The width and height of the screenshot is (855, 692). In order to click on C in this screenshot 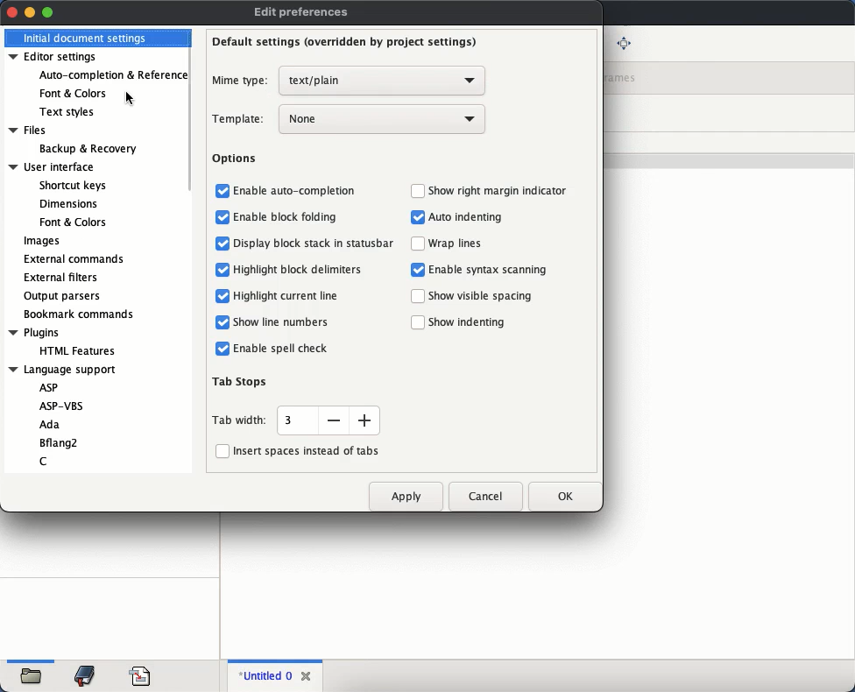, I will do `click(44, 462)`.